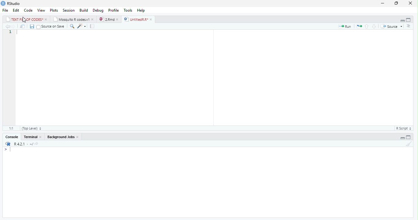  Describe the element at coordinates (10, 128) in the screenshot. I see `1:1` at that location.